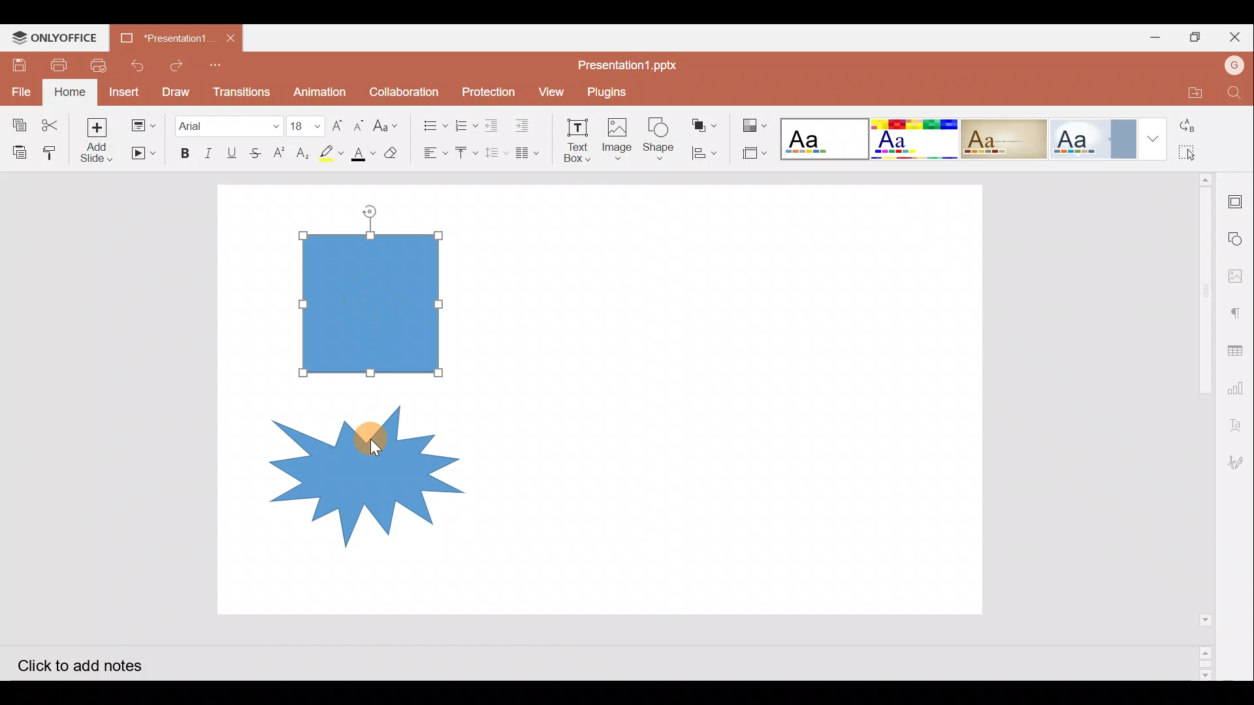 The height and width of the screenshot is (705, 1254). Describe the element at coordinates (1238, 310) in the screenshot. I see `Paragraph settings` at that location.